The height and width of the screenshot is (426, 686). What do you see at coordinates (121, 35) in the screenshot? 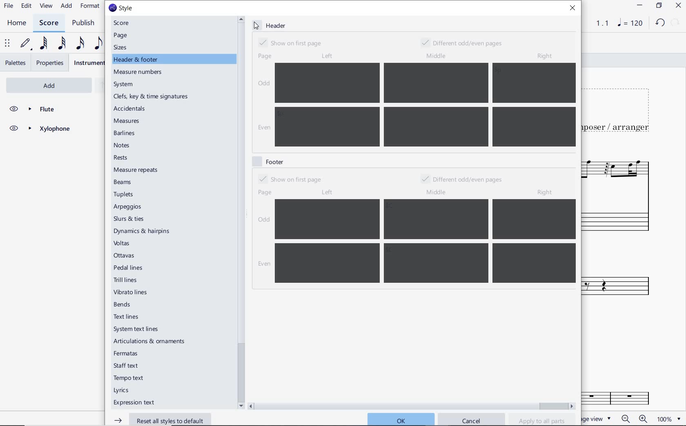
I see `page` at bounding box center [121, 35].